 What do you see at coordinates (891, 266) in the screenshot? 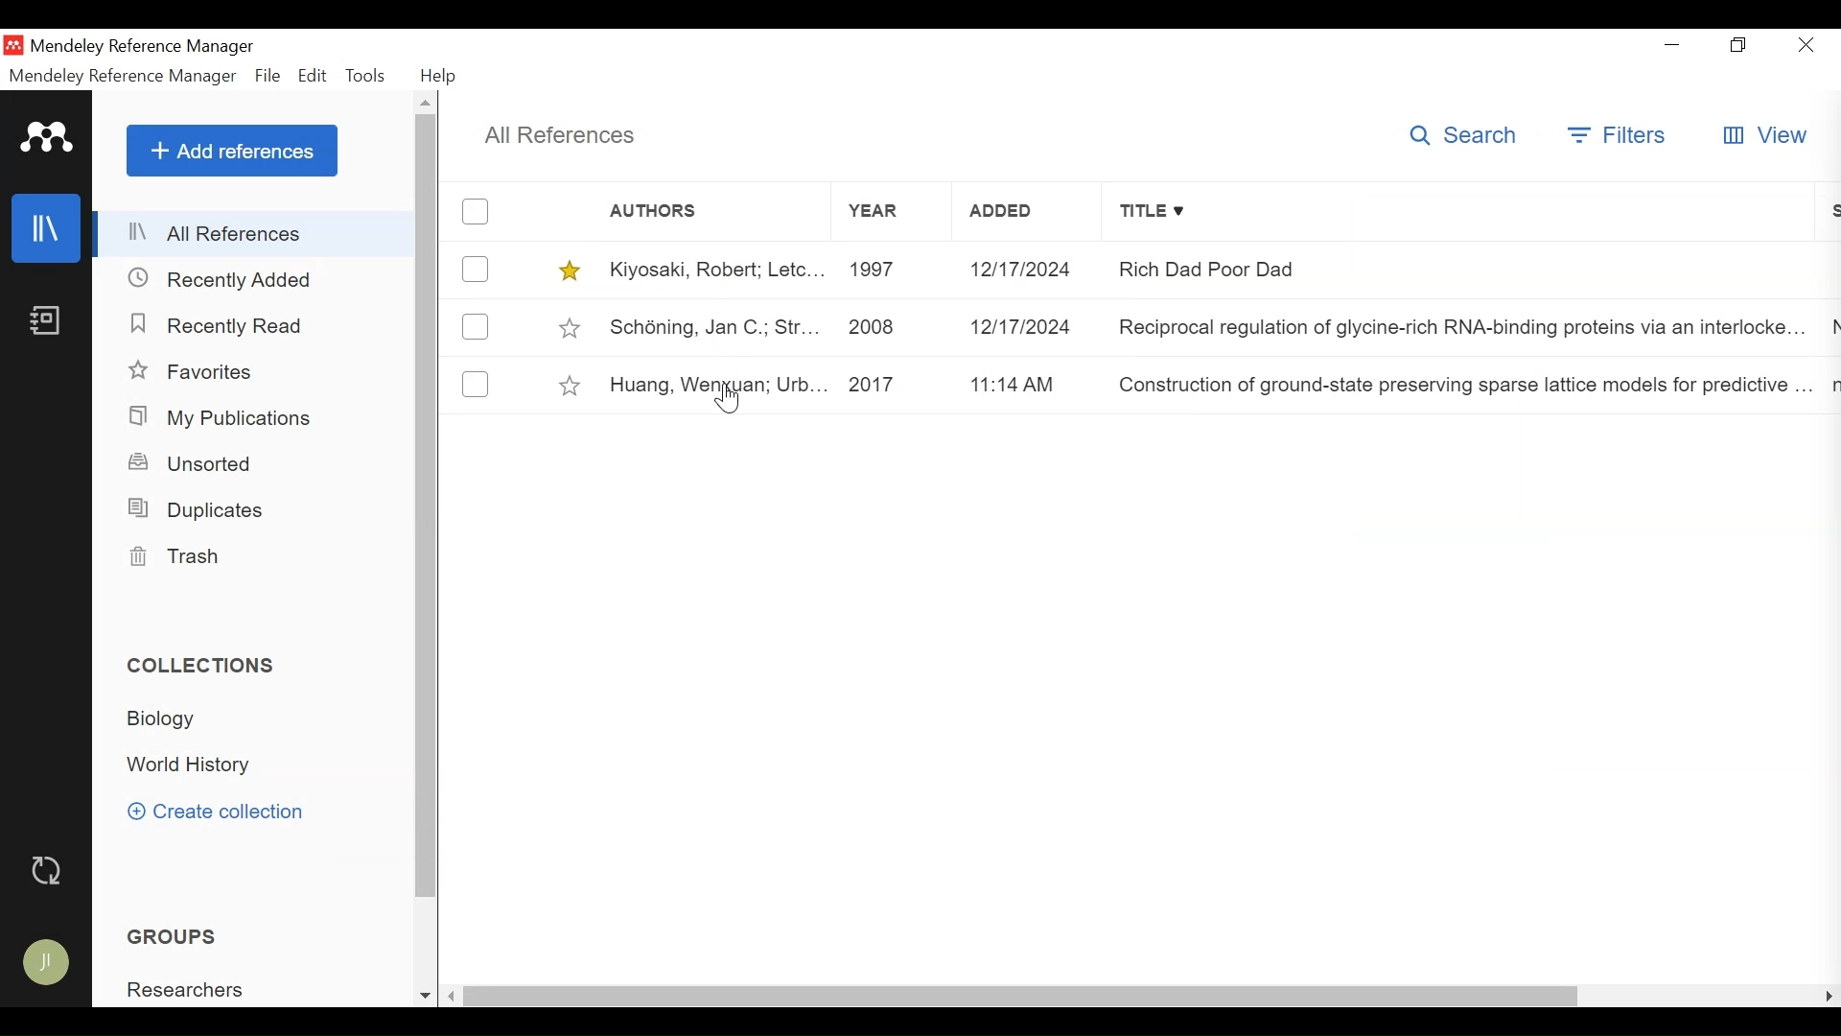
I see `1997` at bounding box center [891, 266].